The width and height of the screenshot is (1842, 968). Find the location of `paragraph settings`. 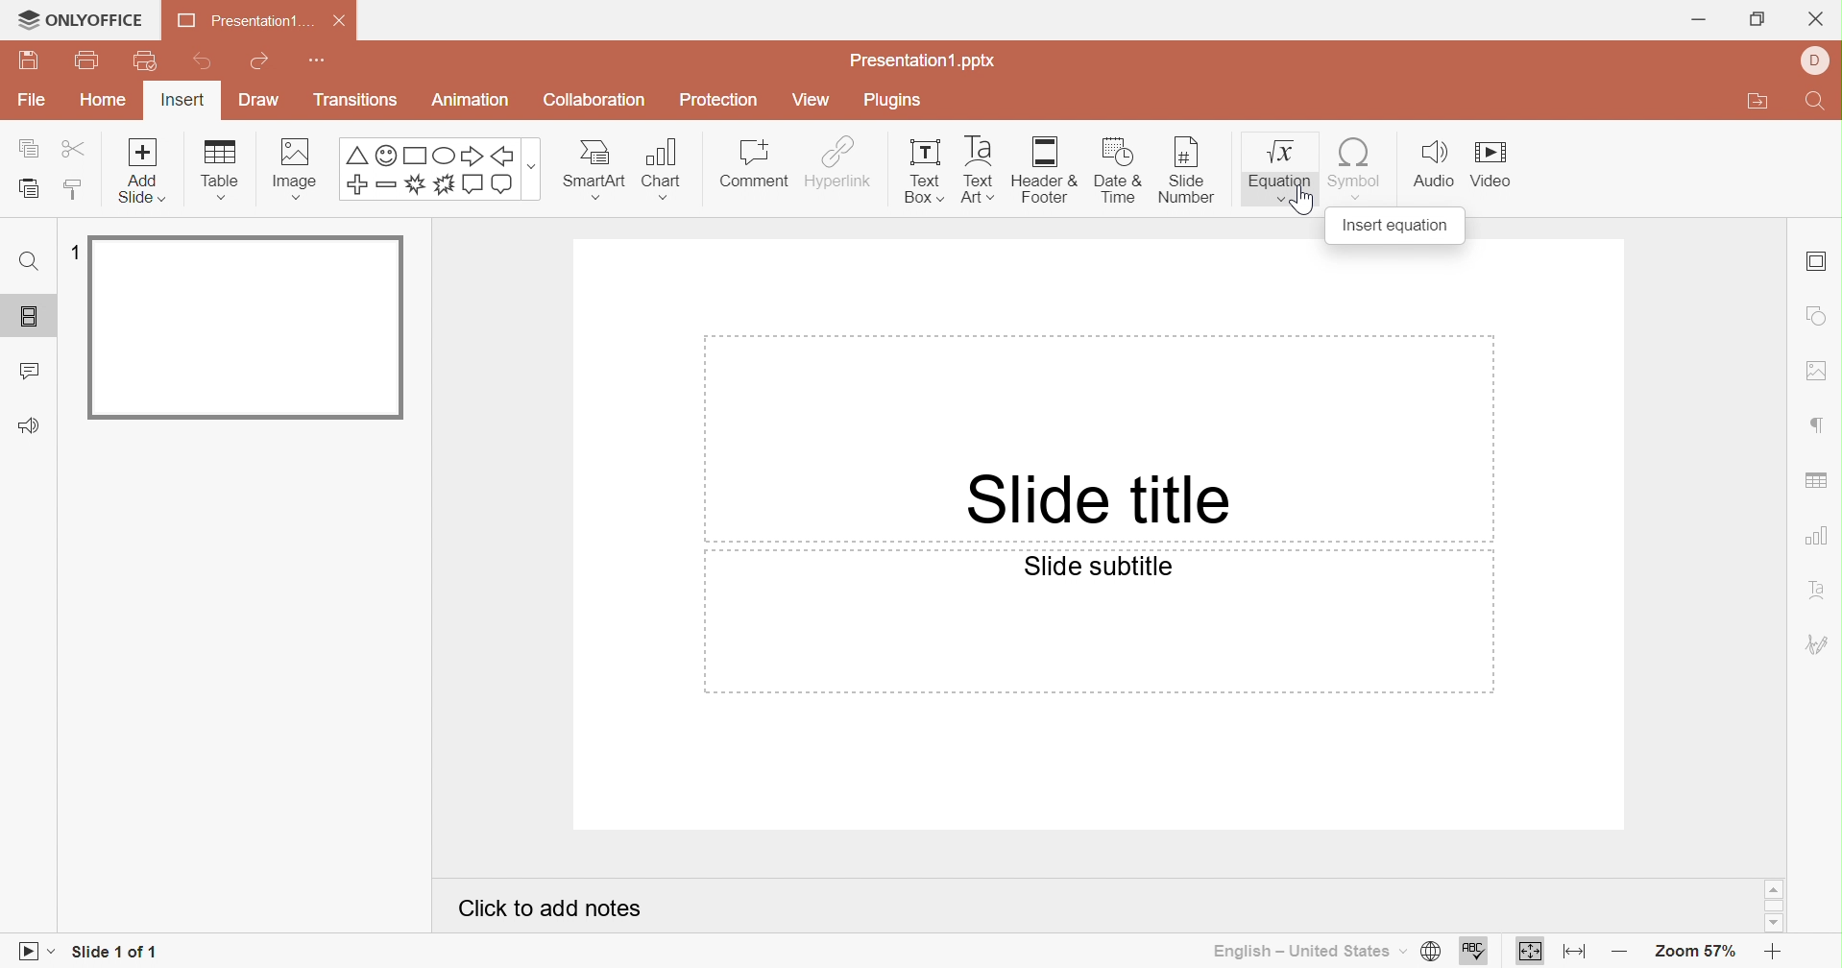

paragraph settings is located at coordinates (1815, 423).